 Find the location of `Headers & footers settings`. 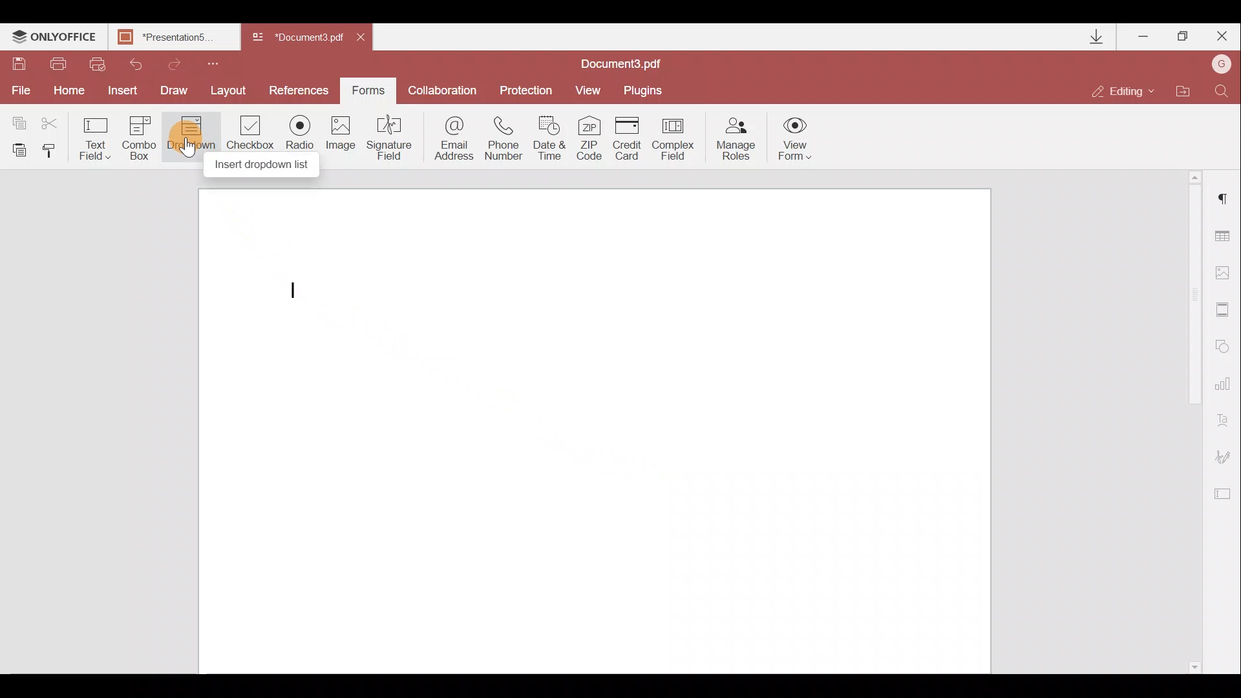

Headers & footers settings is located at coordinates (1226, 310).